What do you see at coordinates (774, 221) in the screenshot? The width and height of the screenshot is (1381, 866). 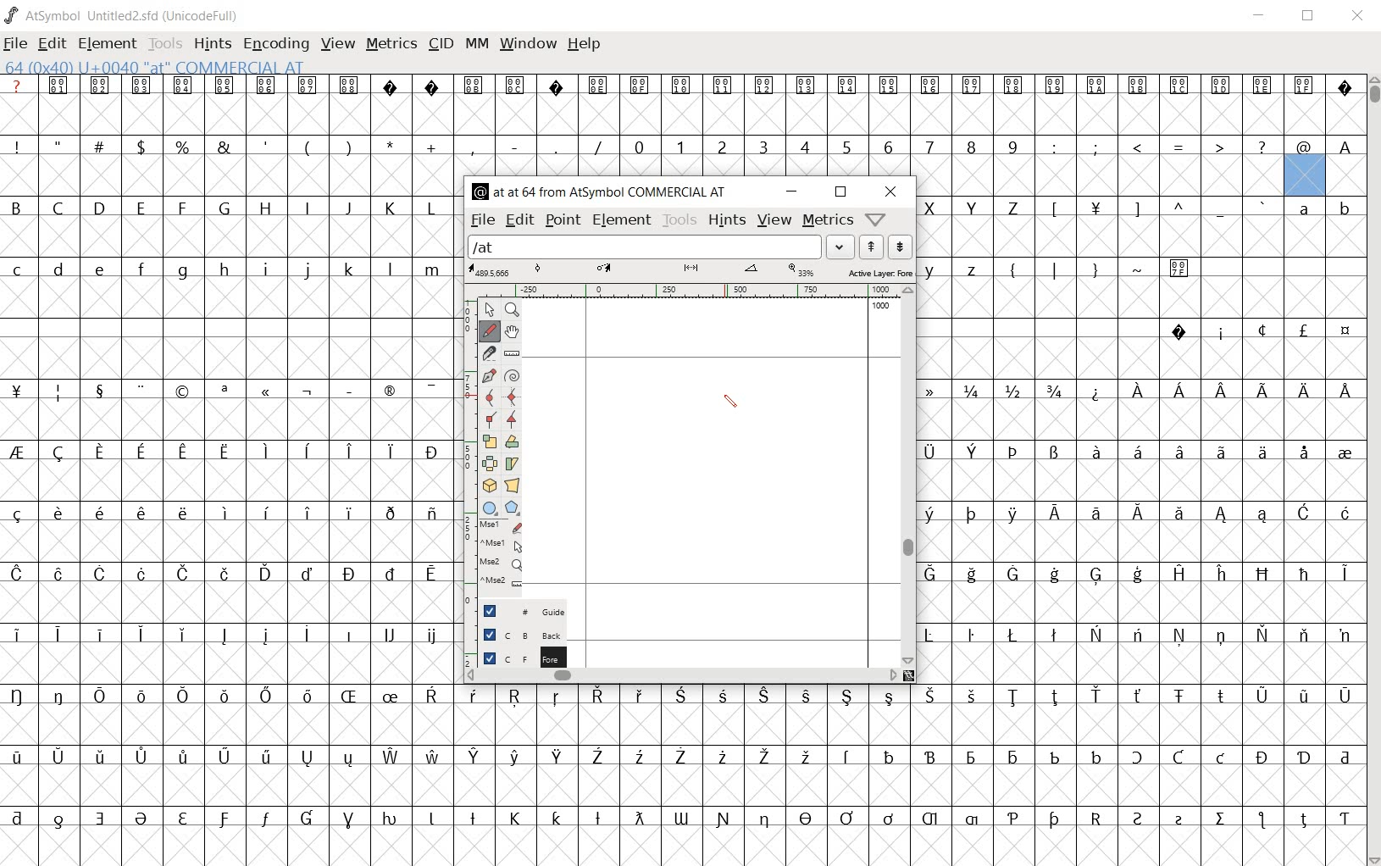 I see `view` at bounding box center [774, 221].